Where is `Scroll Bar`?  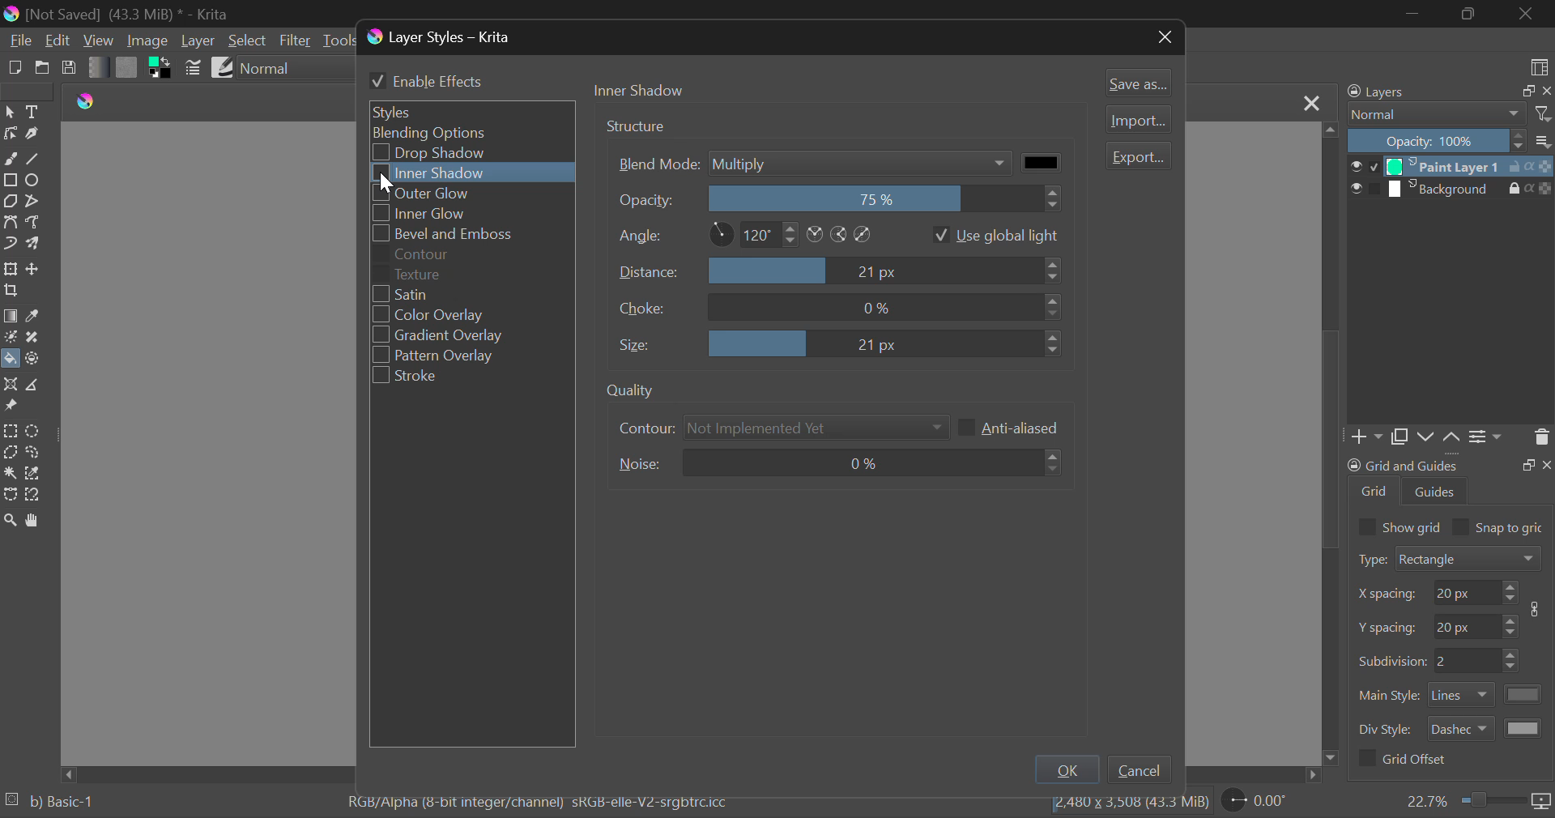
Scroll Bar is located at coordinates (214, 775).